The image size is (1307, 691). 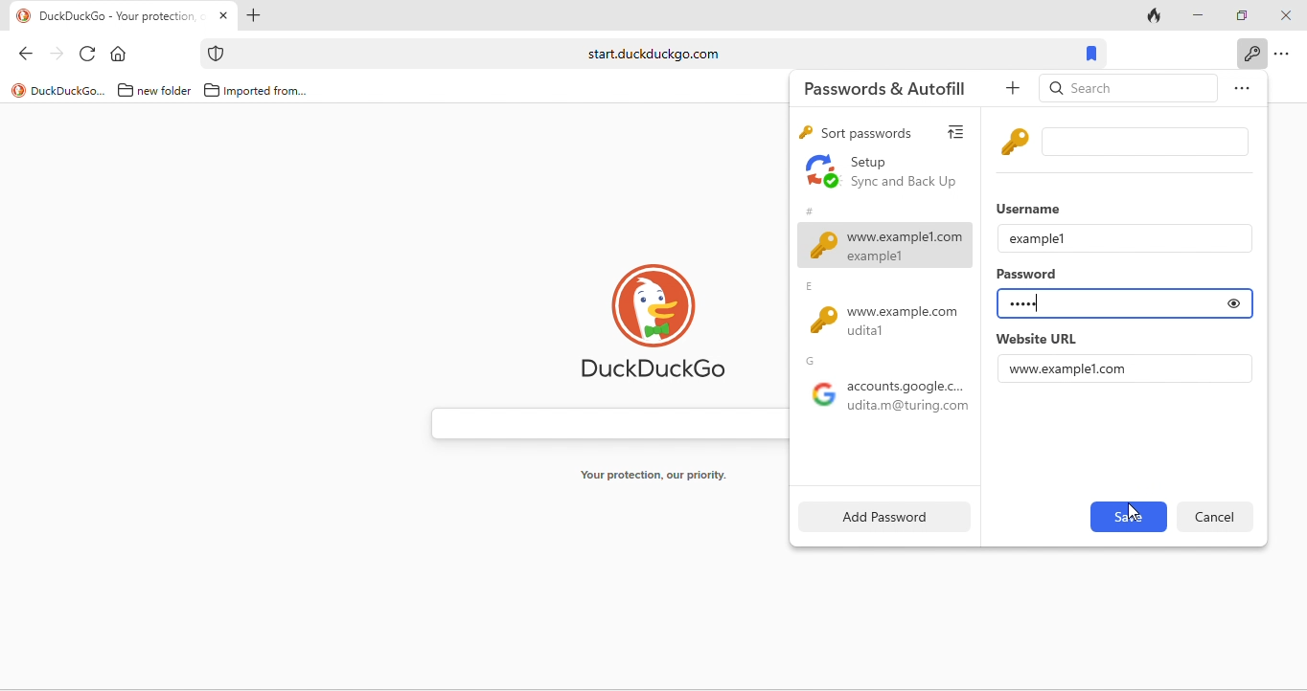 I want to click on username, so click(x=1033, y=207).